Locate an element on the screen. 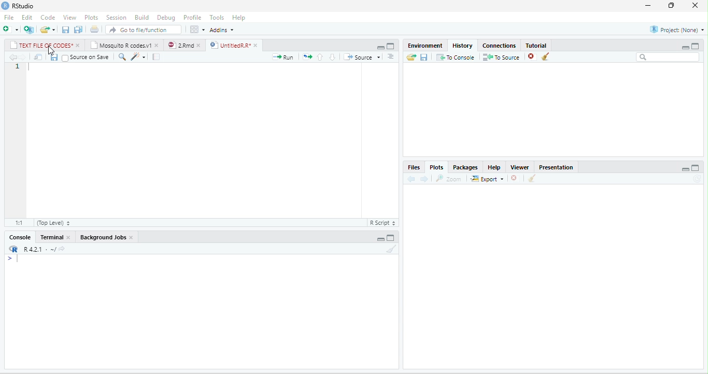 This screenshot has width=708, height=374. save is located at coordinates (54, 57).